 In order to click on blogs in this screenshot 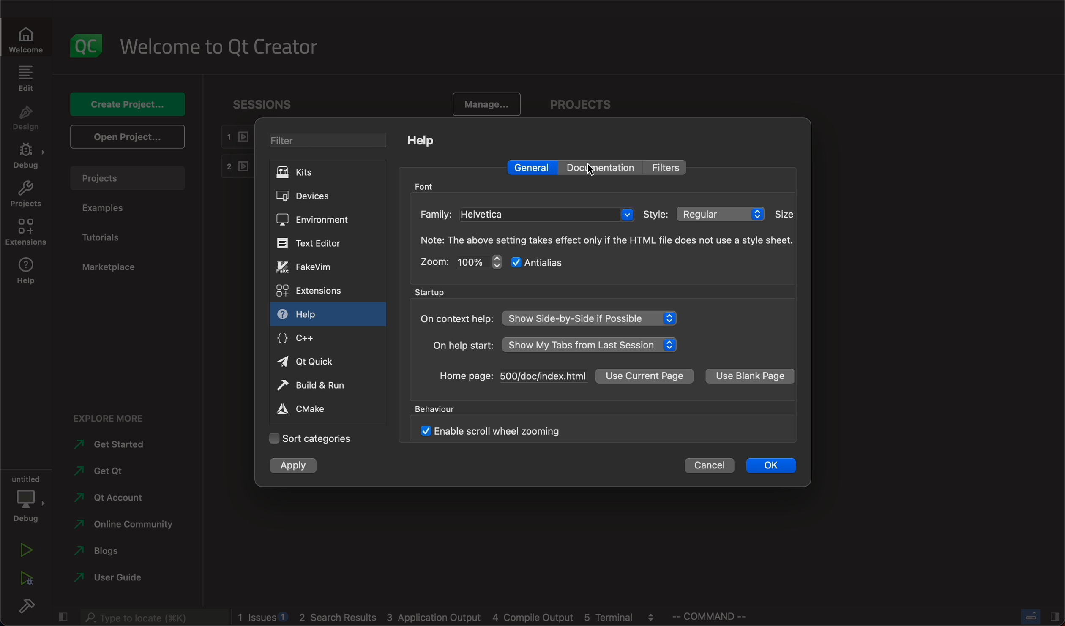, I will do `click(109, 553)`.